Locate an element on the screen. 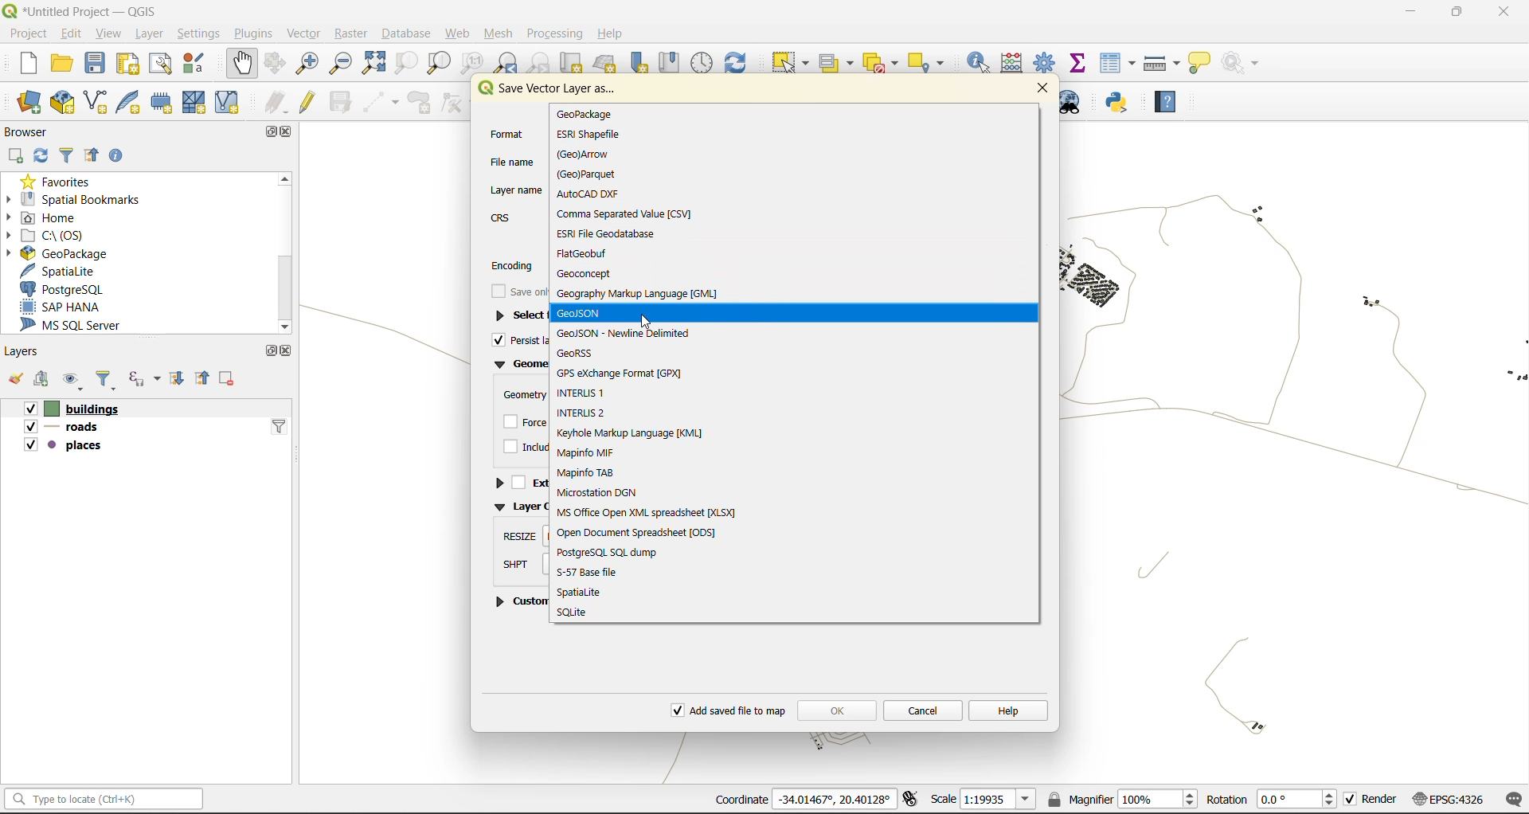 The width and height of the screenshot is (1529, 814). esri shapefile is located at coordinates (589, 135).